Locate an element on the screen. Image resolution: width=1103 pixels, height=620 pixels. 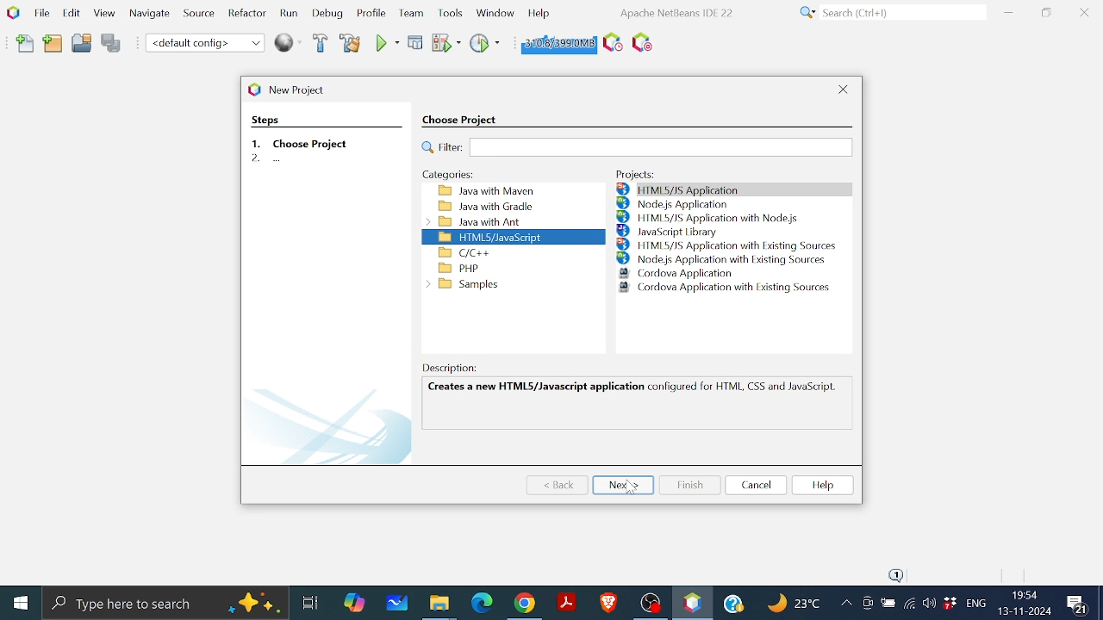
current window  is located at coordinates (296, 89).